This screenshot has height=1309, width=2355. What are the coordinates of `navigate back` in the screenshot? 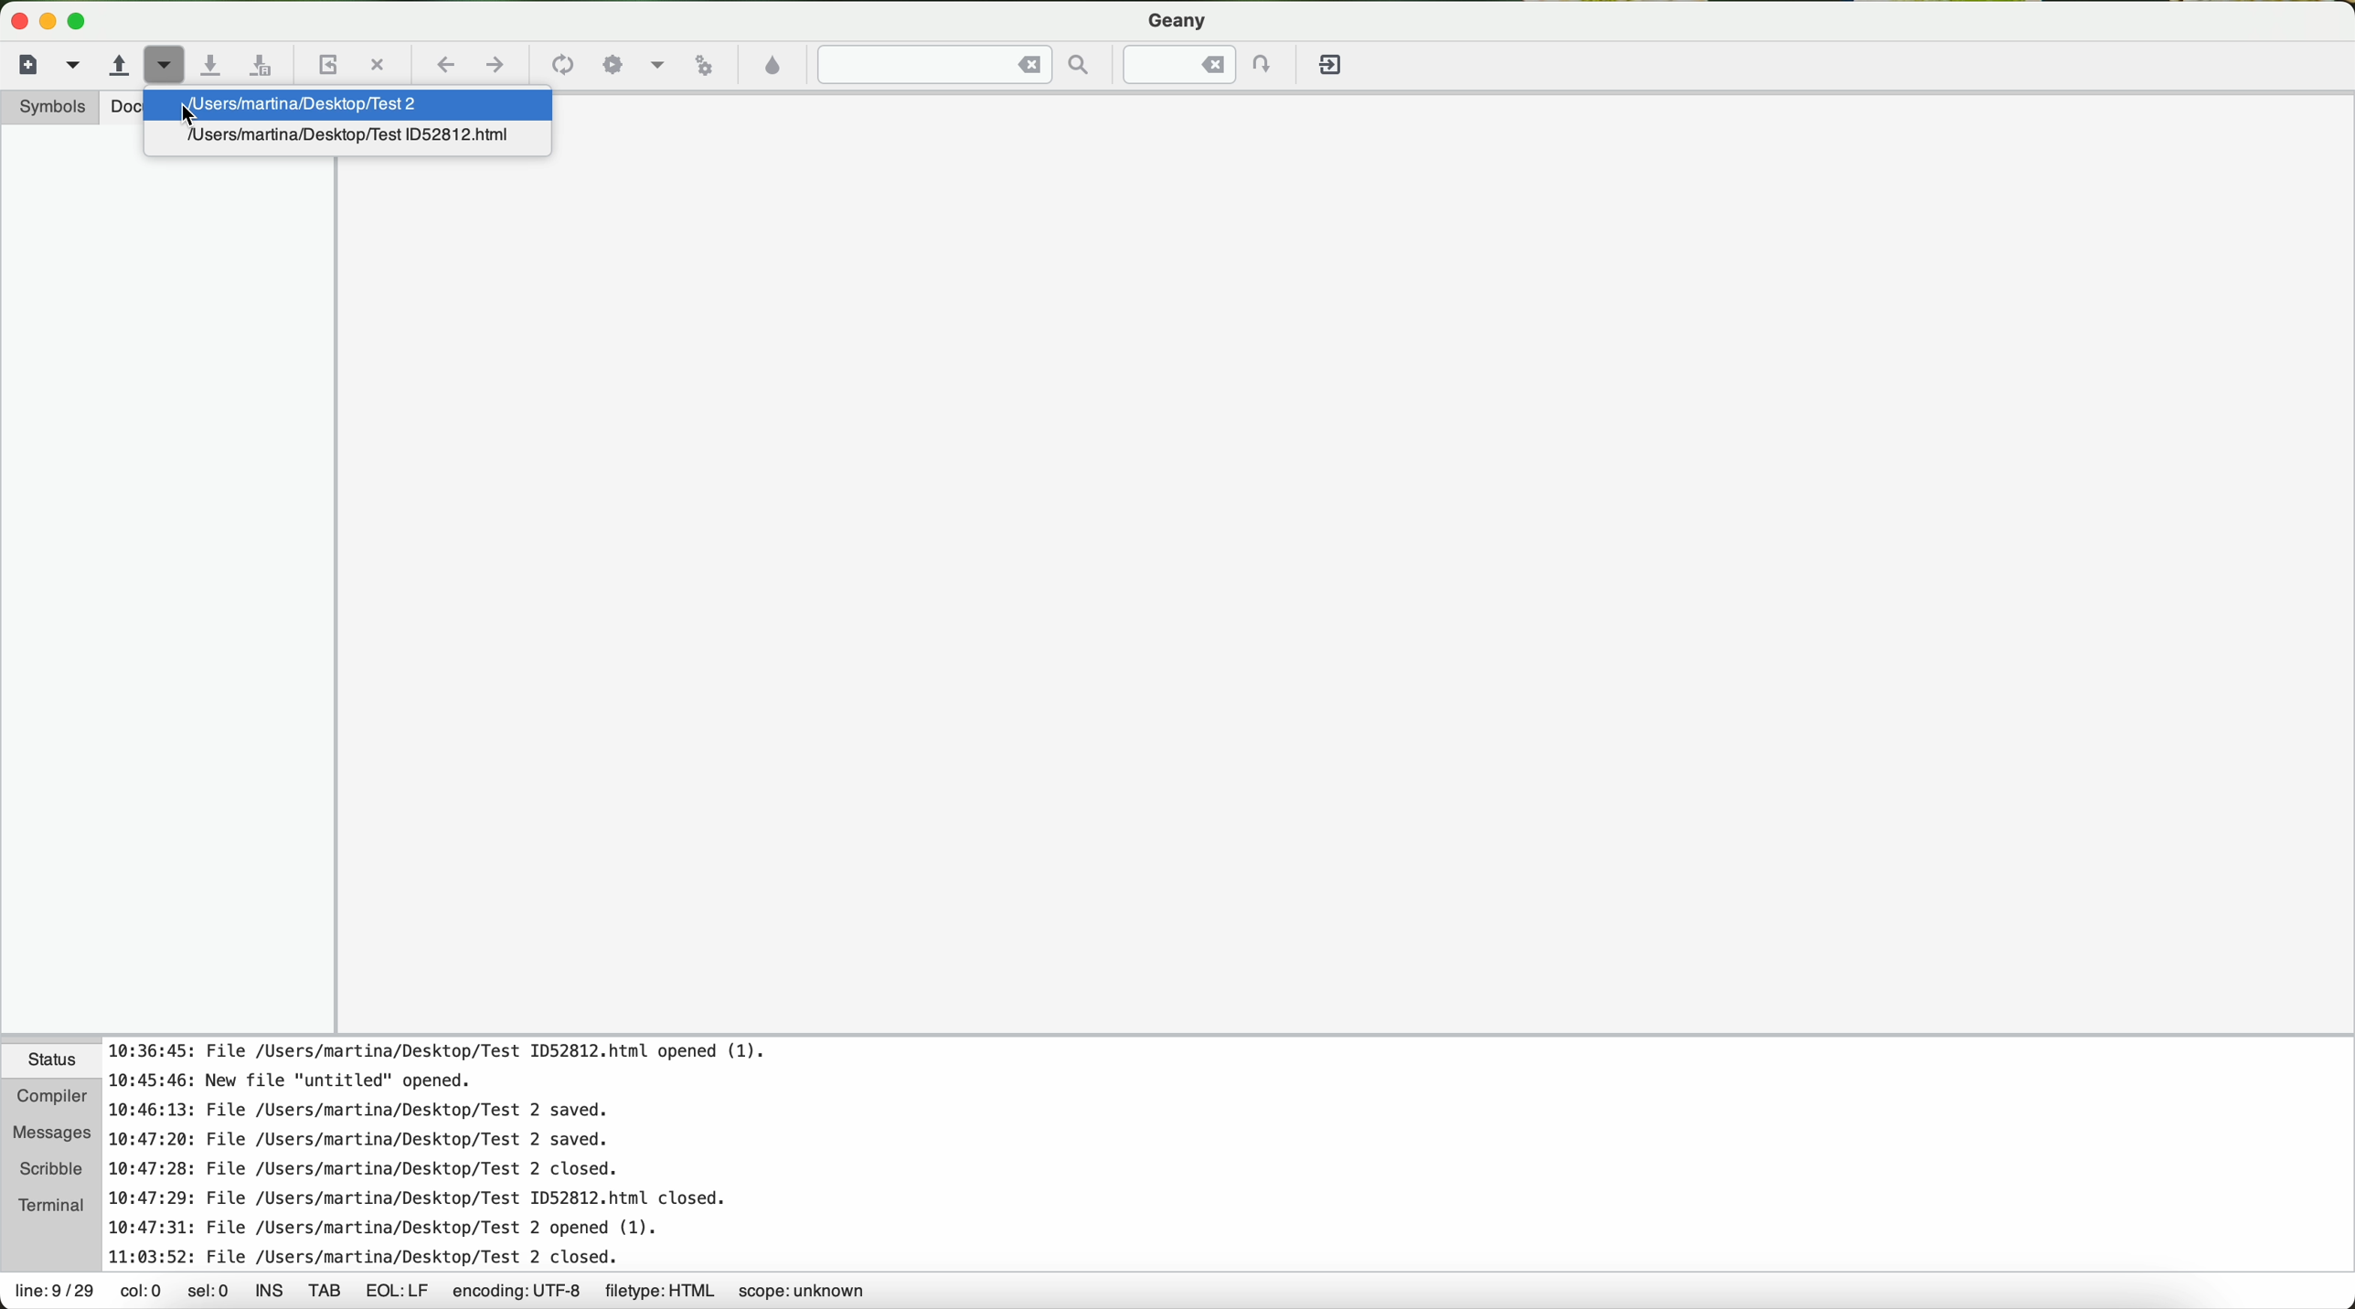 It's located at (447, 69).